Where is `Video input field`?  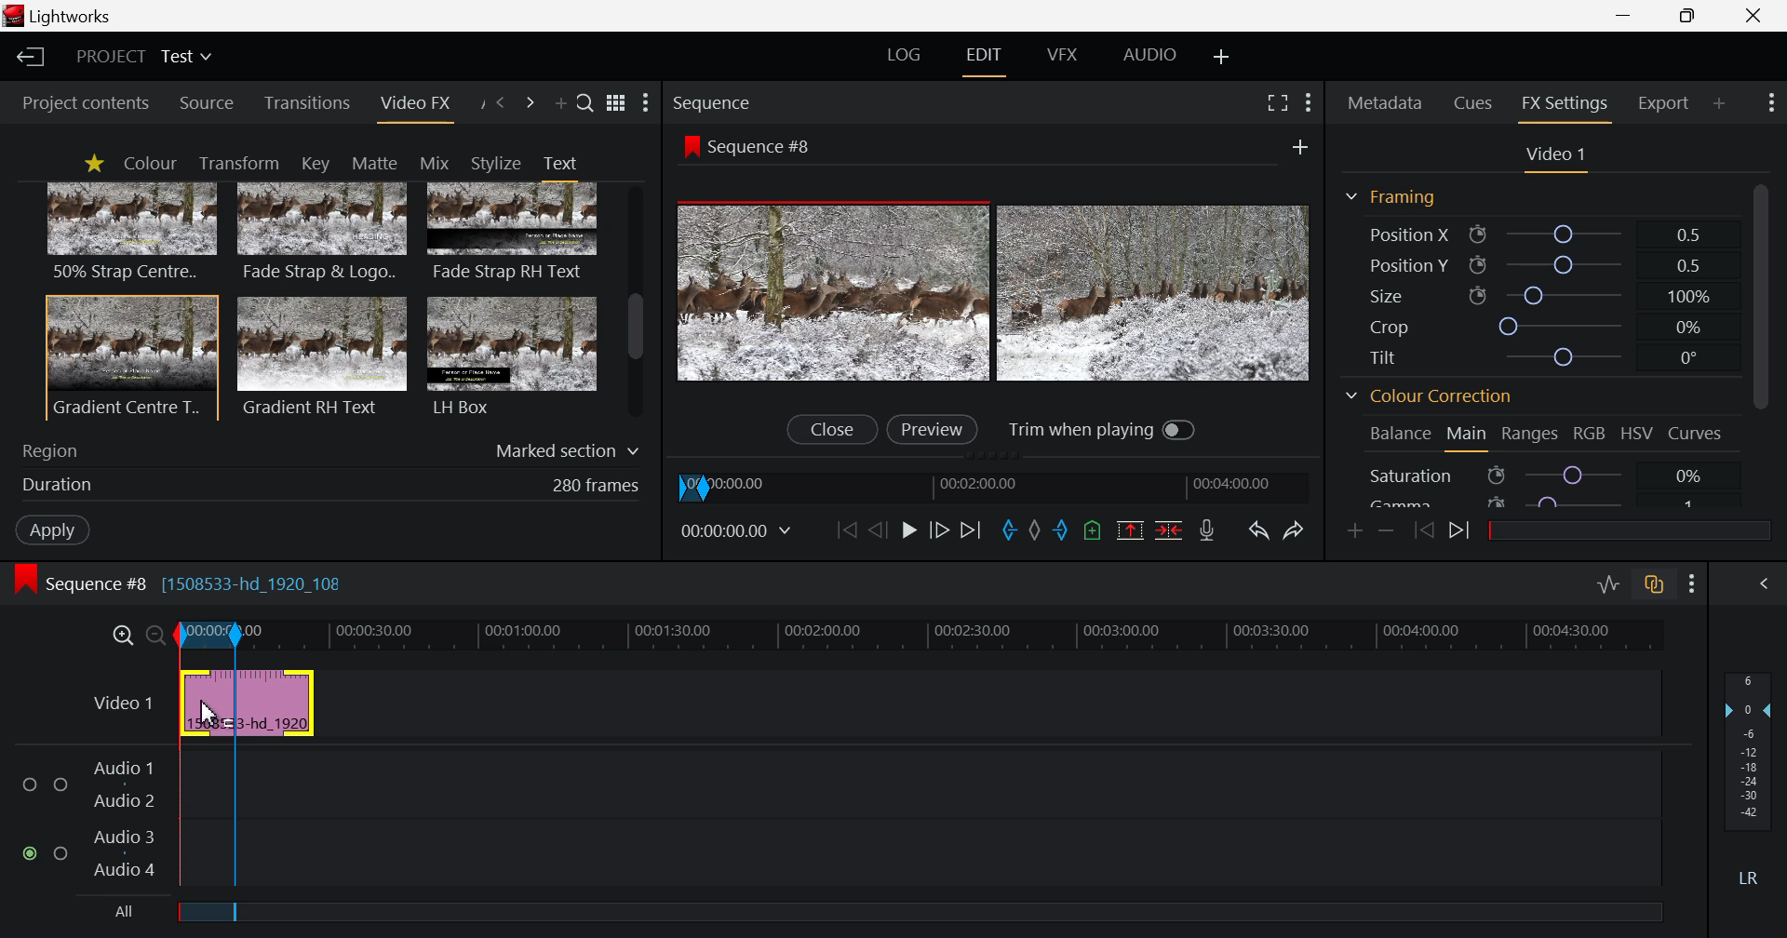 Video input field is located at coordinates (255, 701).